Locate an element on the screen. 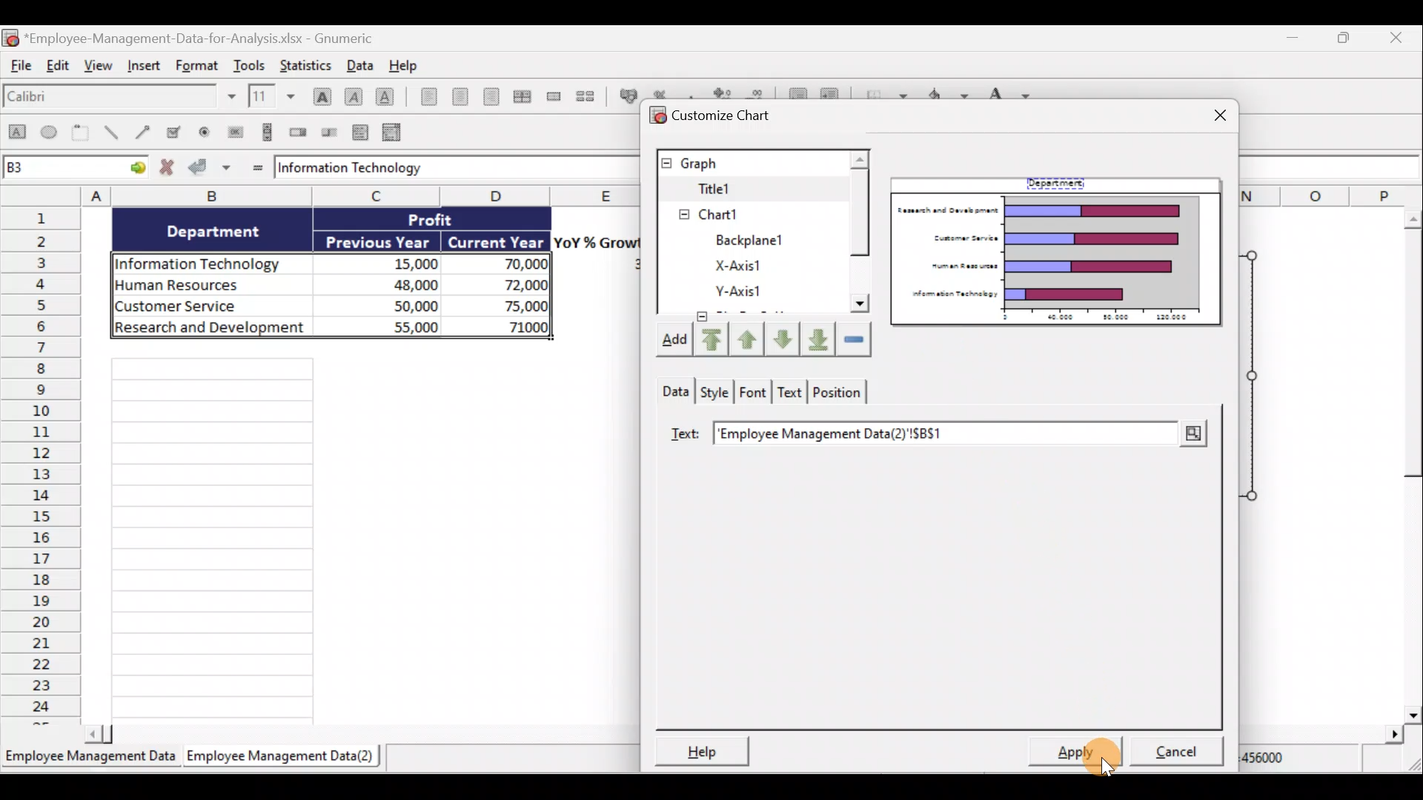  Create a checkbox is located at coordinates (180, 132).